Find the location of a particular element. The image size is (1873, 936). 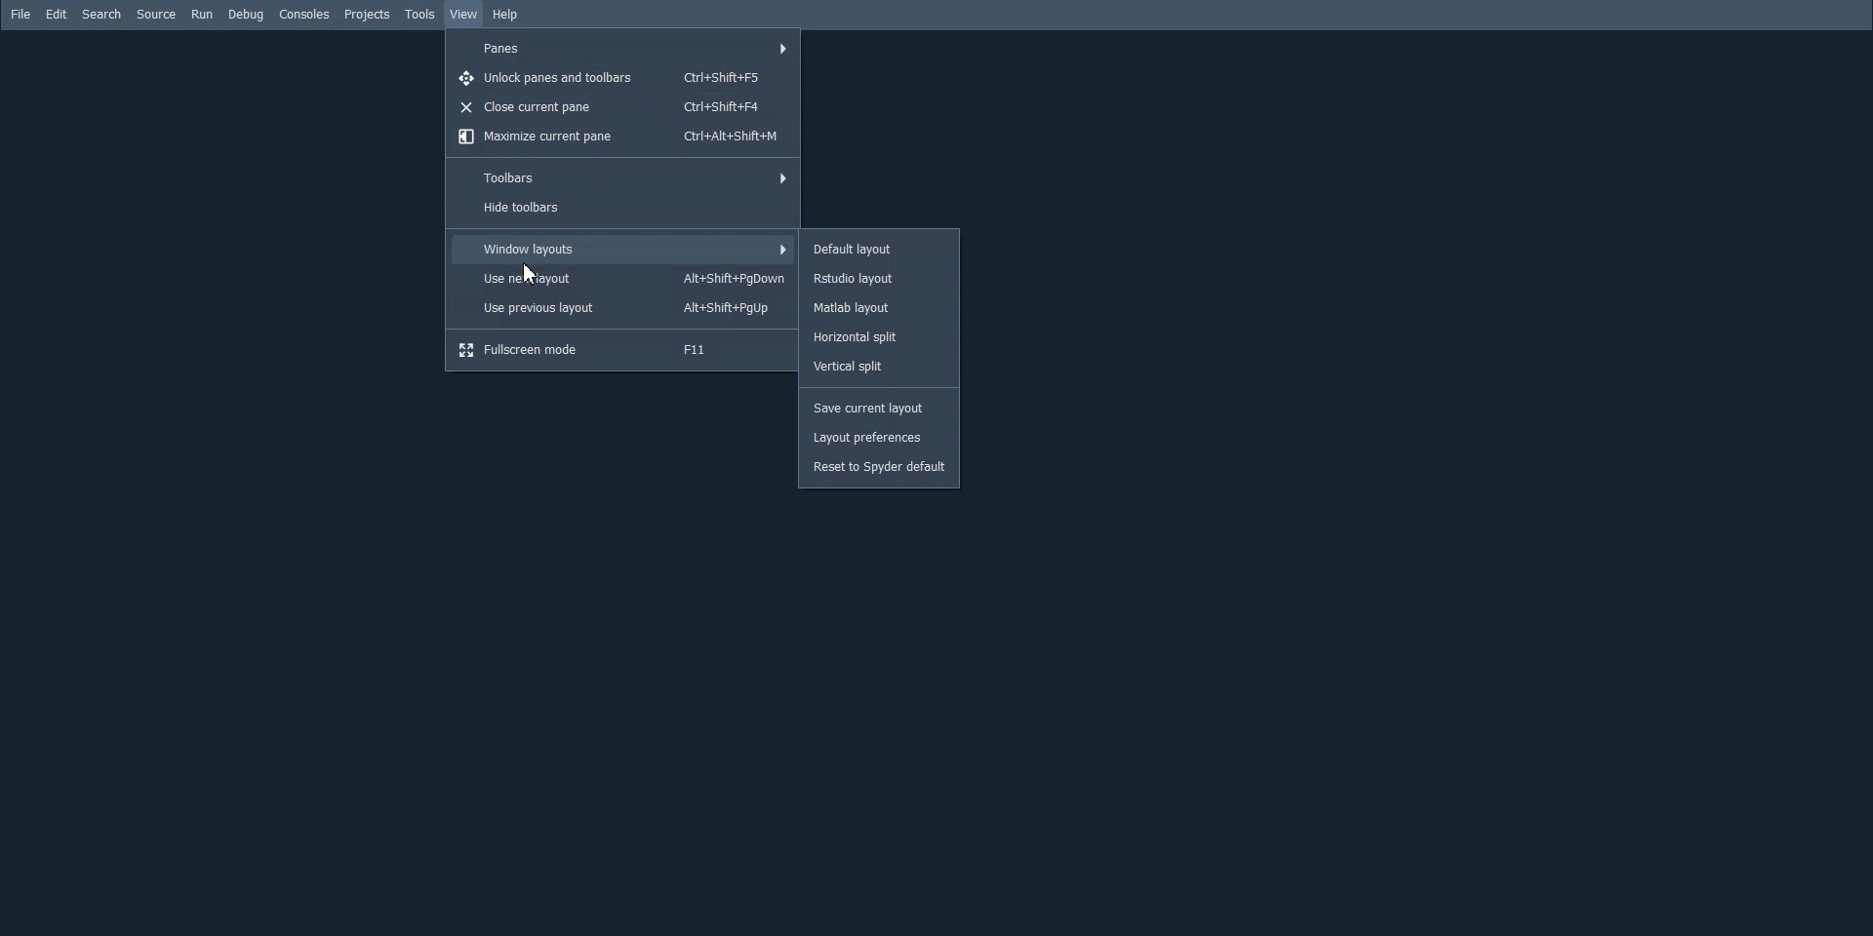

Debug is located at coordinates (246, 15).